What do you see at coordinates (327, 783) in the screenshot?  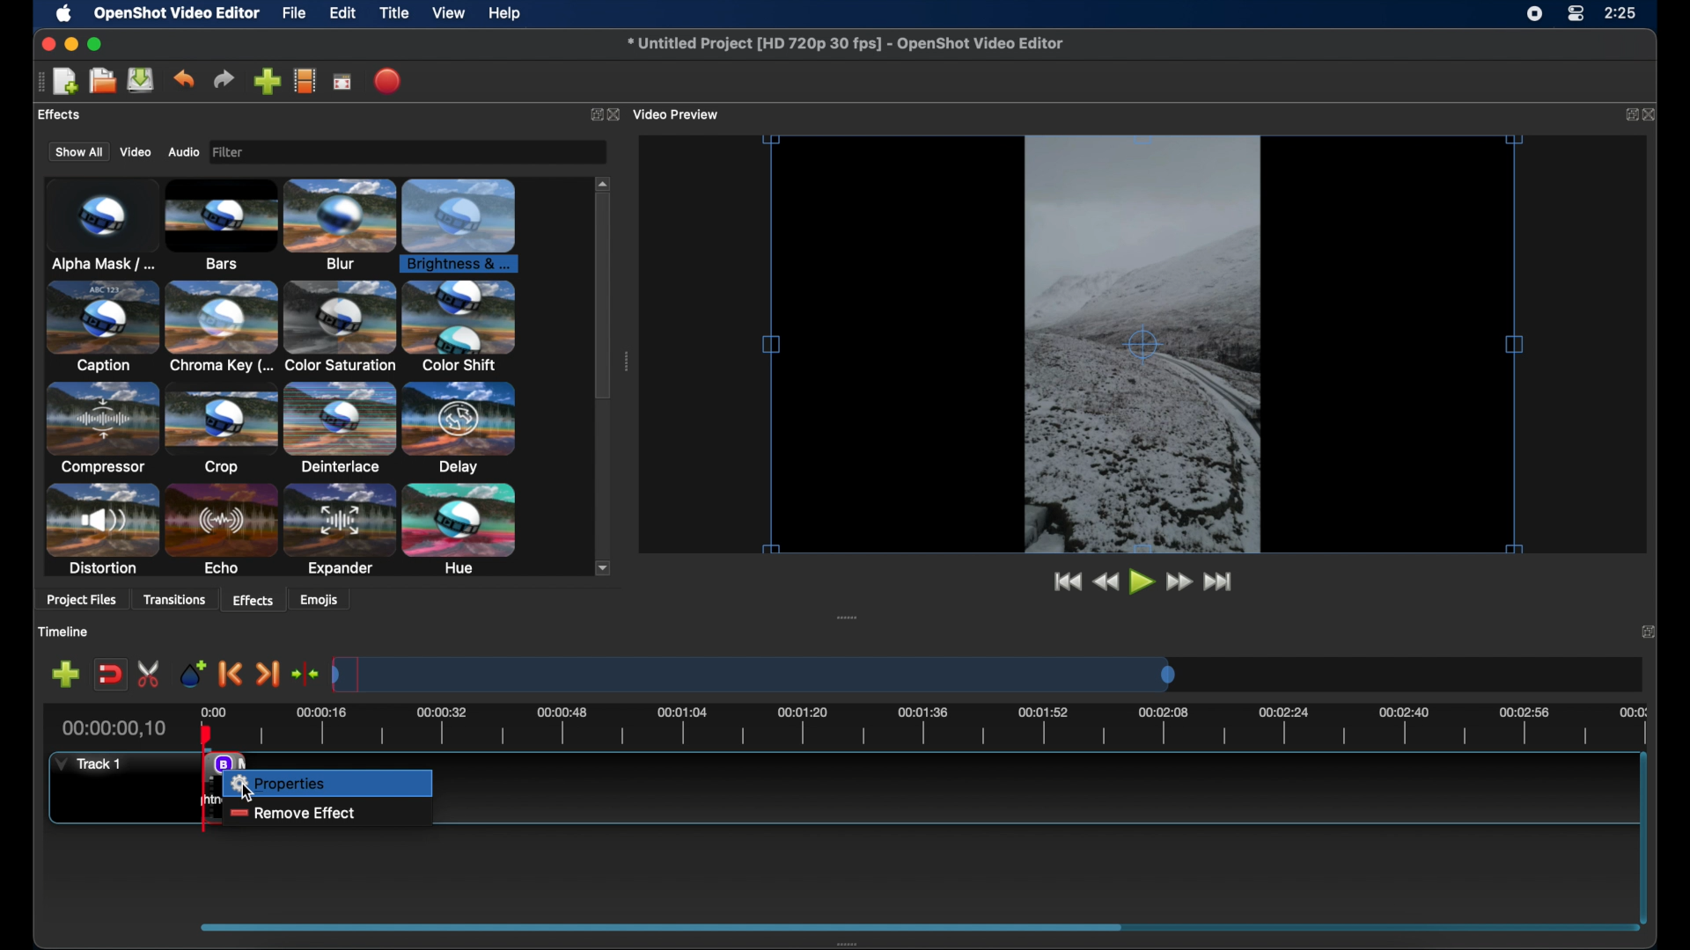 I see `properties highlighted` at bounding box center [327, 783].